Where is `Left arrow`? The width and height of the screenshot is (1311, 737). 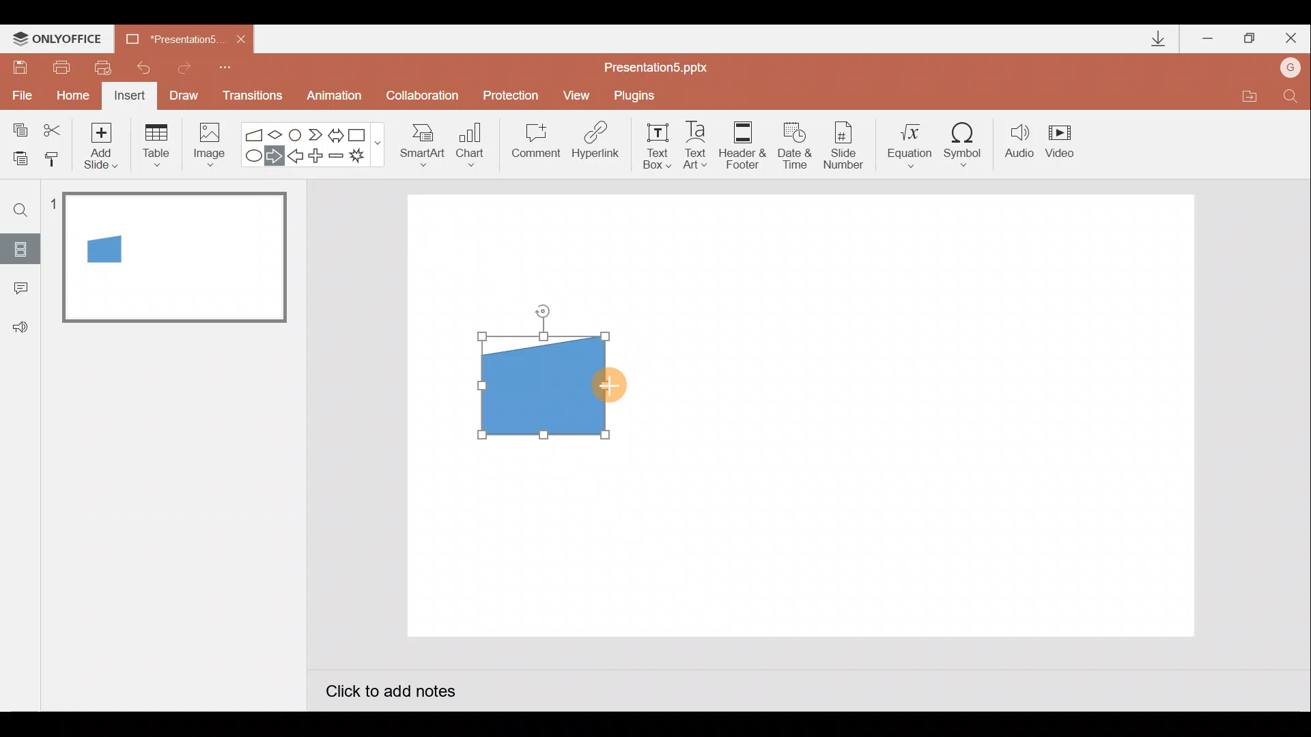 Left arrow is located at coordinates (296, 158).